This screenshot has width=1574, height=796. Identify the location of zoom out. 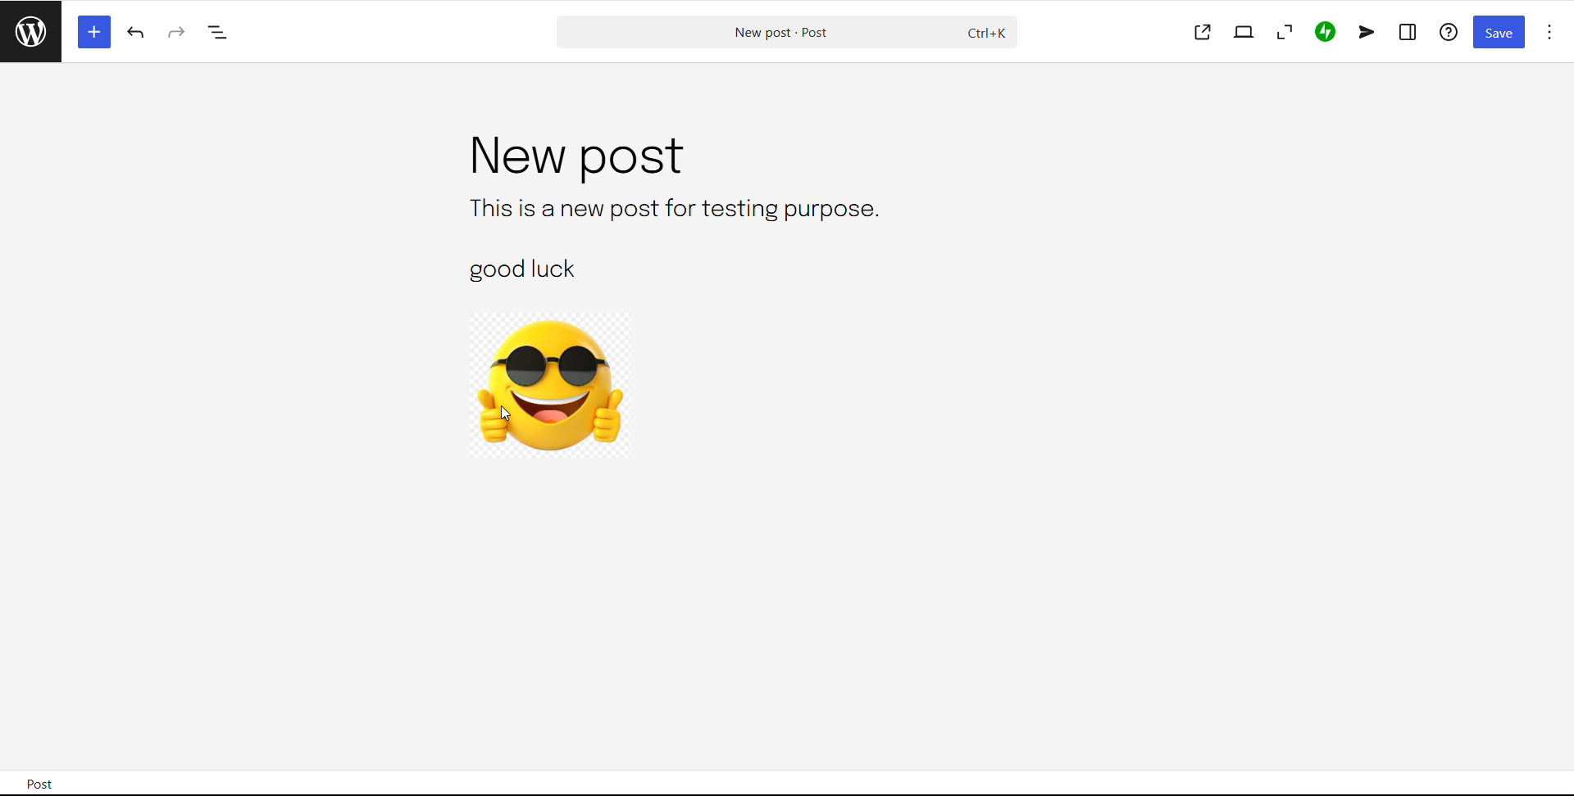
(1283, 32).